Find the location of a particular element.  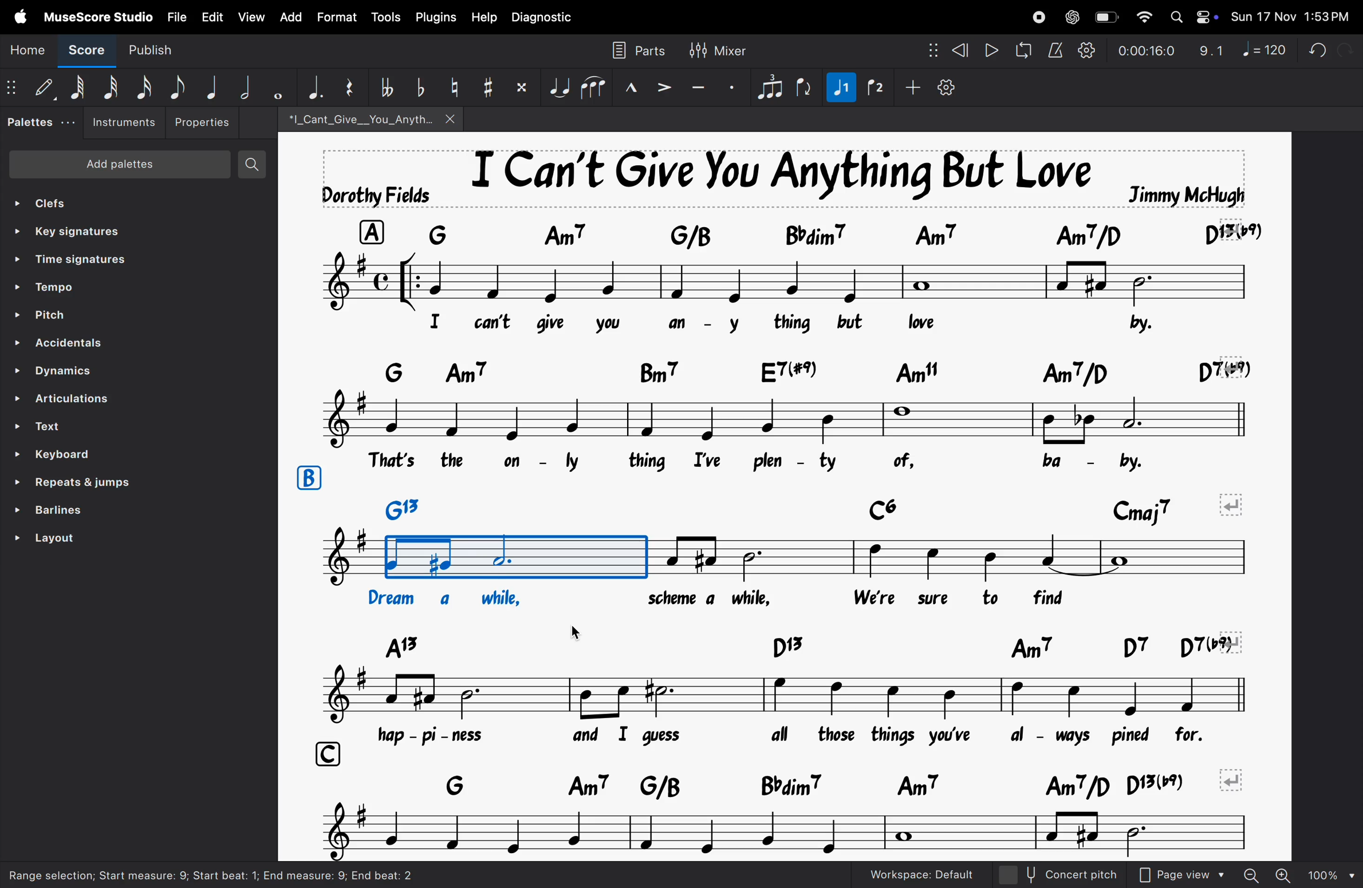

tuplet is located at coordinates (772, 85).